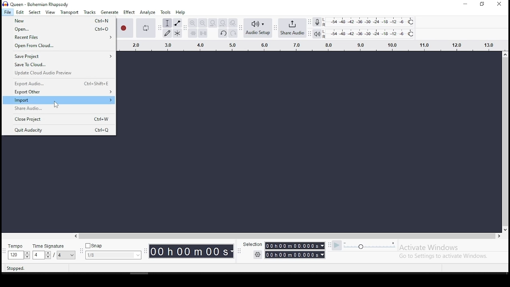  Describe the element at coordinates (233, 33) in the screenshot. I see `redo` at that location.